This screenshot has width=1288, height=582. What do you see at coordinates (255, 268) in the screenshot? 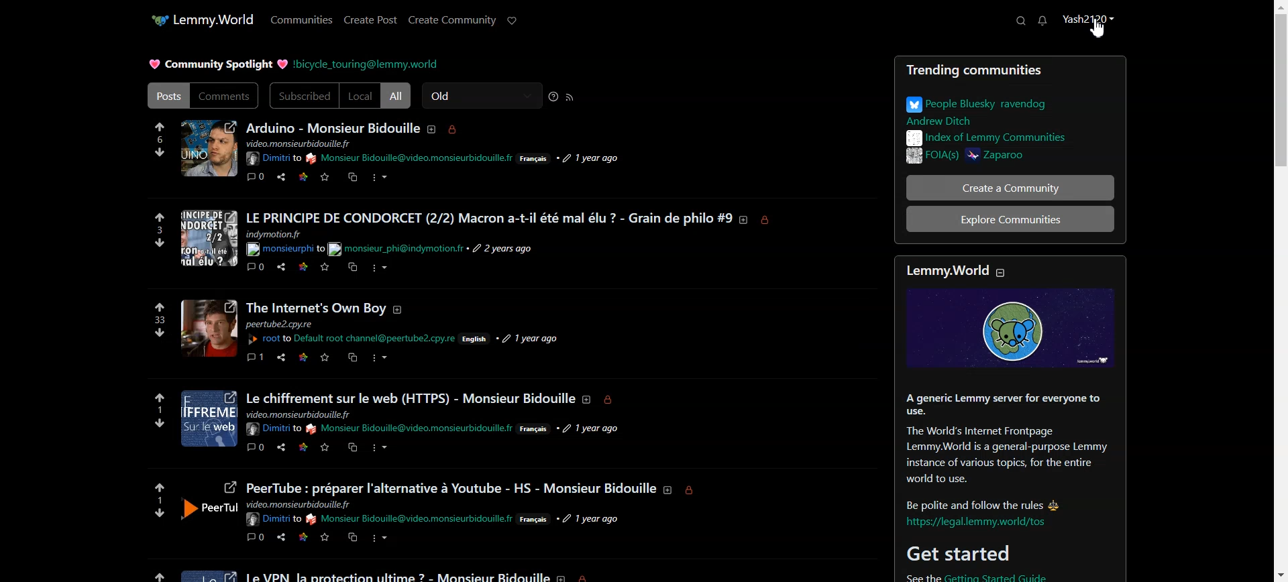
I see `comment` at bounding box center [255, 268].